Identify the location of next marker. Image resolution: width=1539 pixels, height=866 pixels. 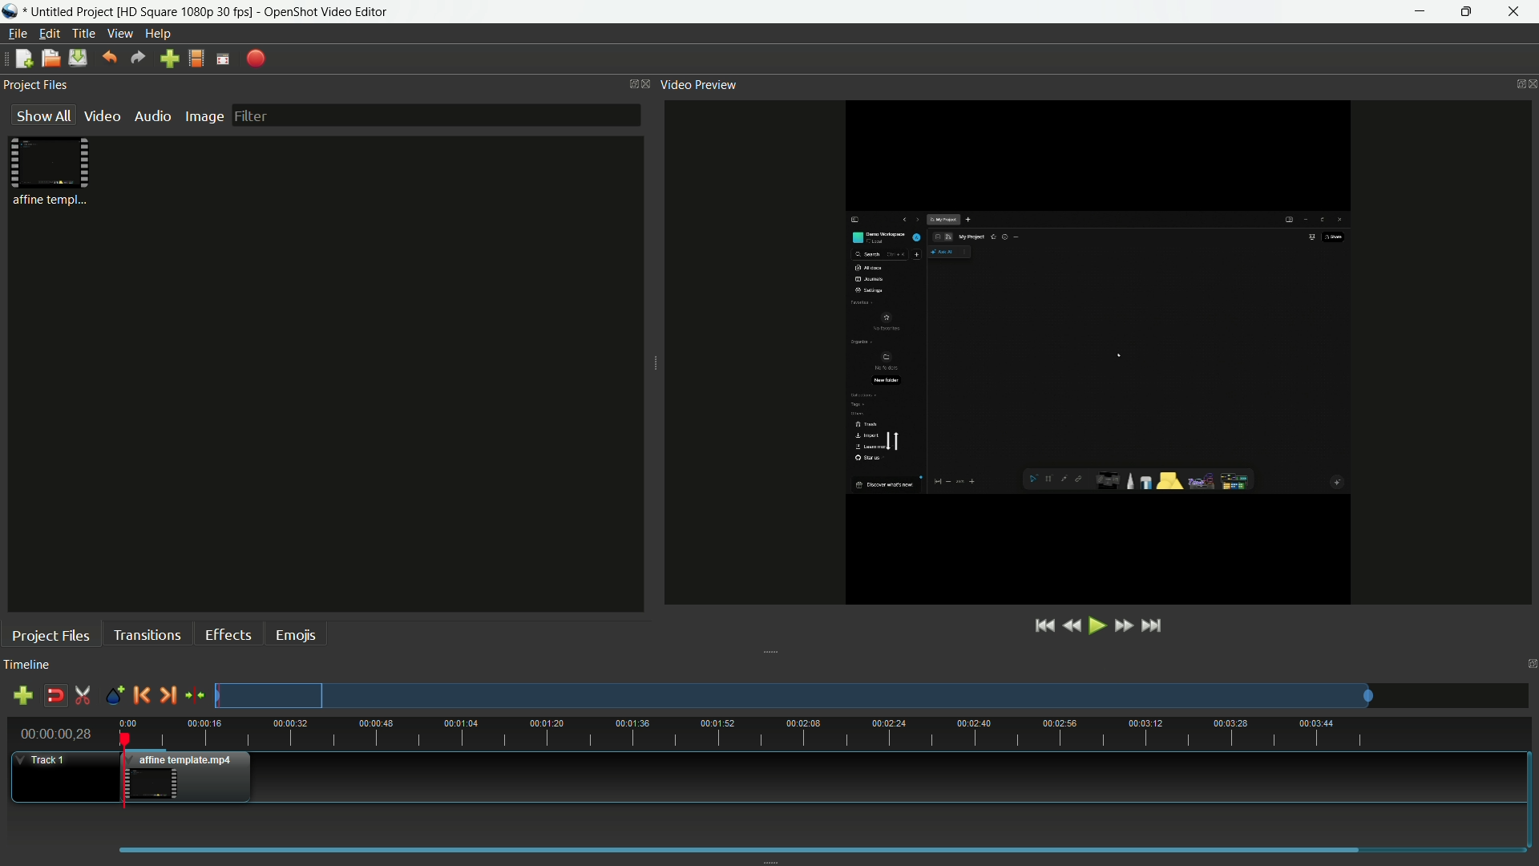
(168, 694).